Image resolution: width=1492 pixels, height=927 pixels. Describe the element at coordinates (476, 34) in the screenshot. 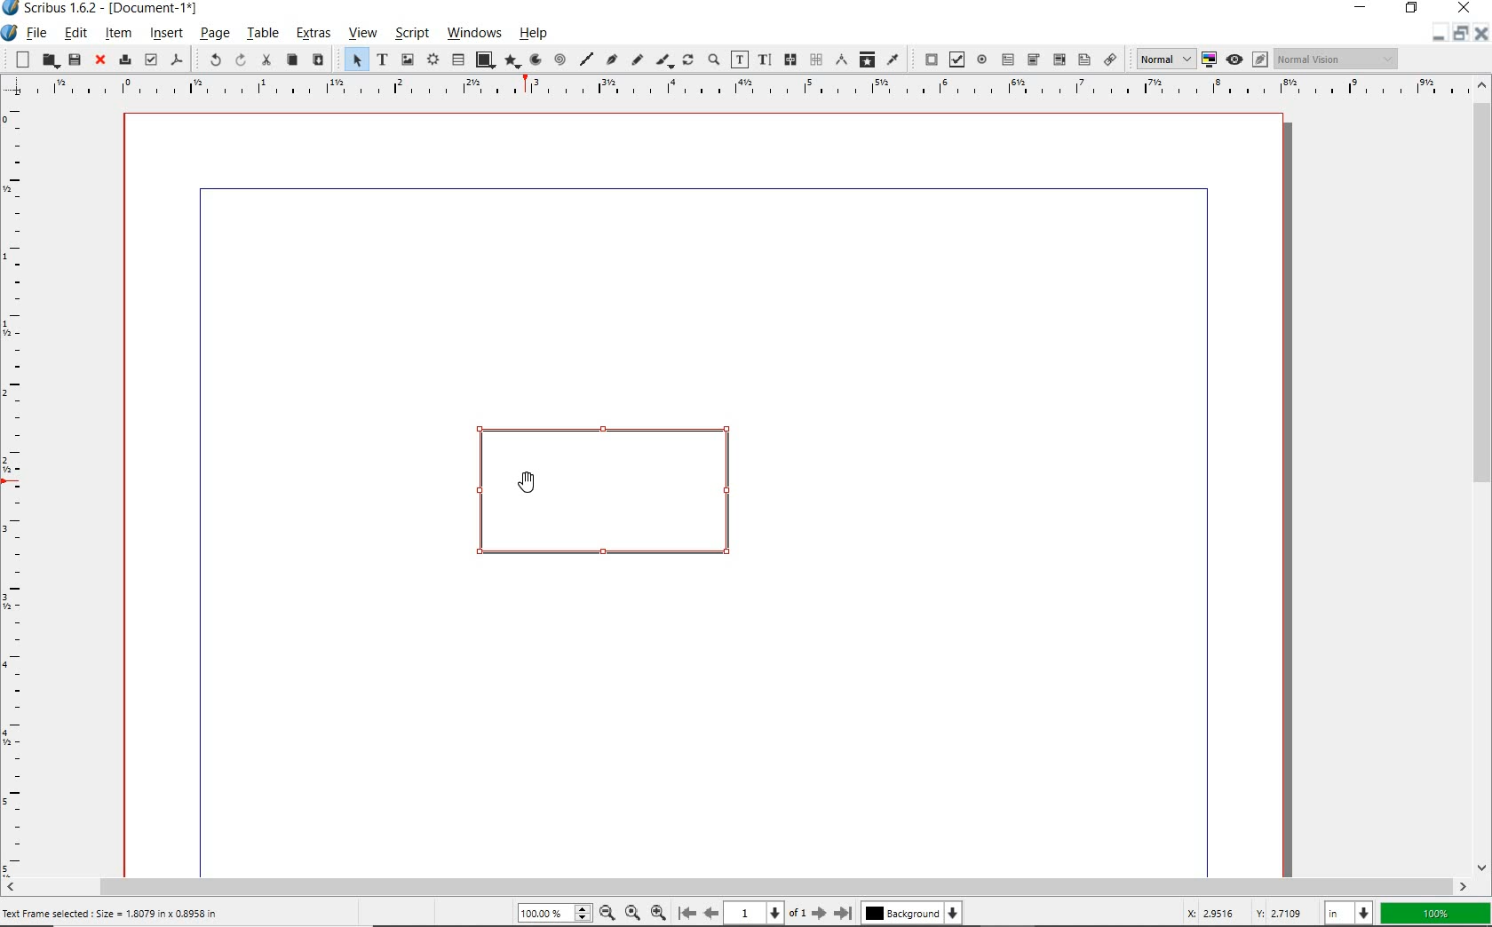

I see `windows` at that location.